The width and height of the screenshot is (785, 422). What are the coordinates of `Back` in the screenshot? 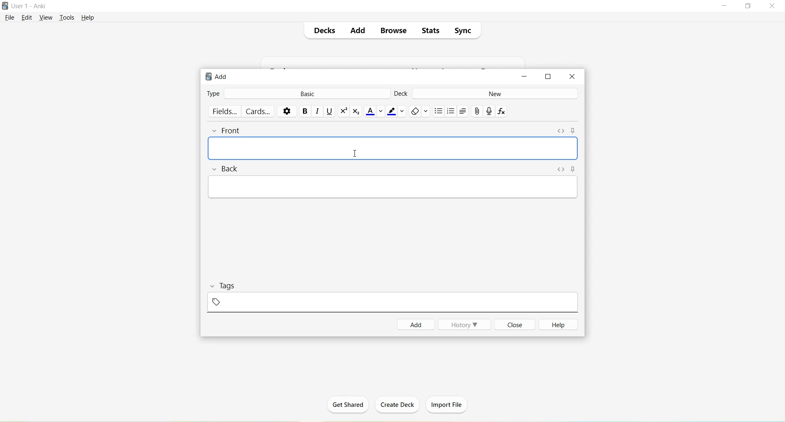 It's located at (232, 169).